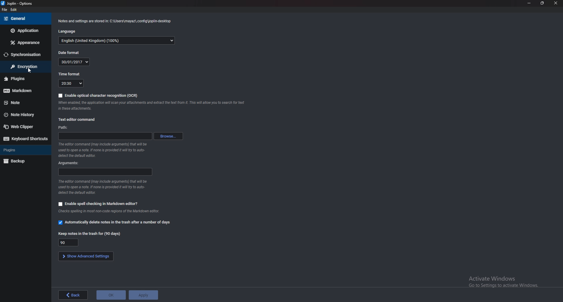 Image resolution: width=563 pixels, height=302 pixels. What do you see at coordinates (73, 295) in the screenshot?
I see `back` at bounding box center [73, 295].